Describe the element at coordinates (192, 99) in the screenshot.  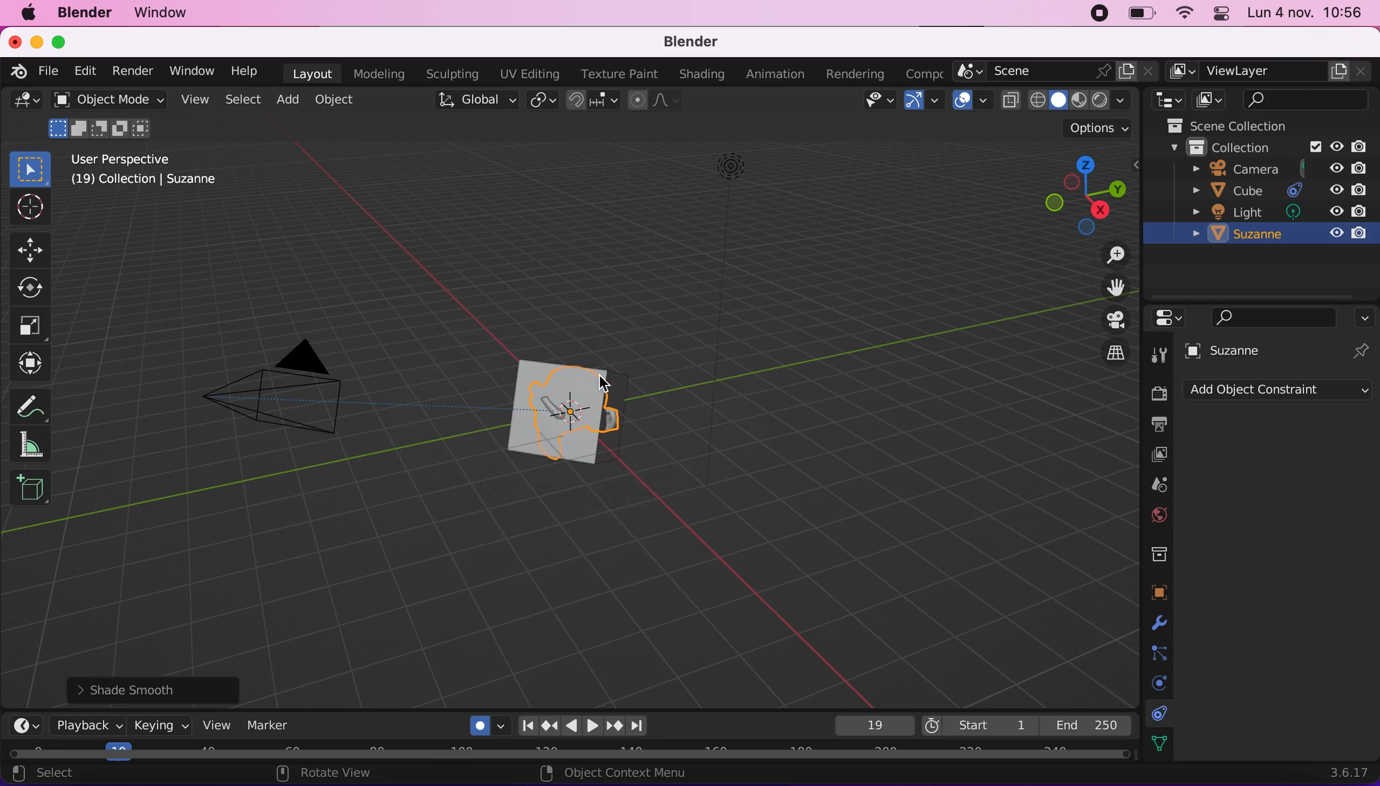
I see `view` at that location.